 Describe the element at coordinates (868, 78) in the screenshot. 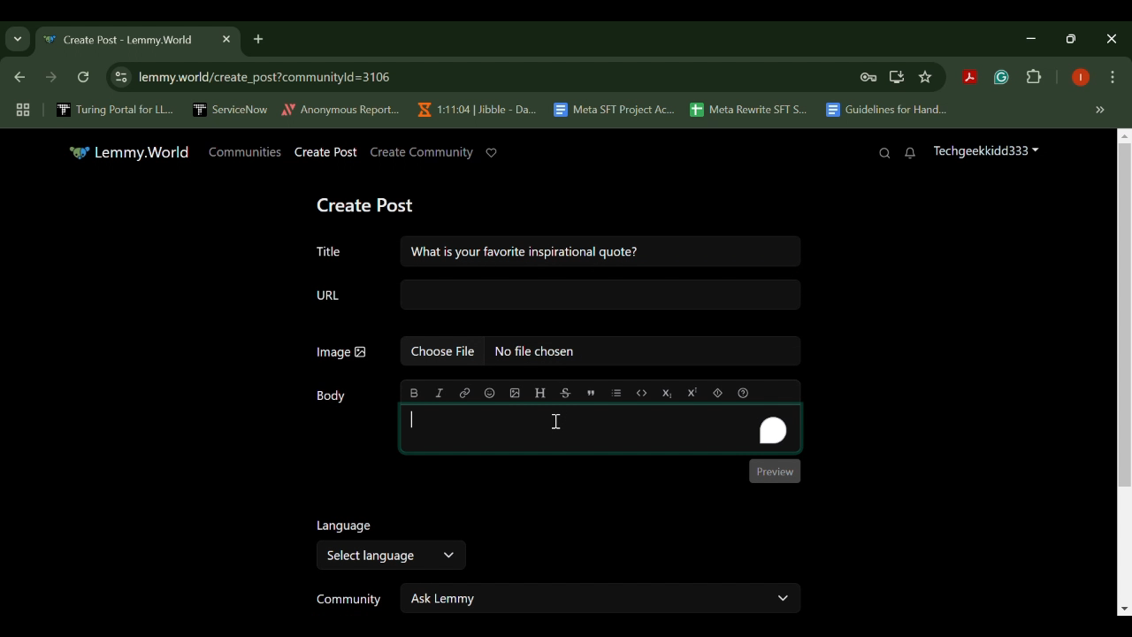

I see `Site Password Data Saved` at that location.